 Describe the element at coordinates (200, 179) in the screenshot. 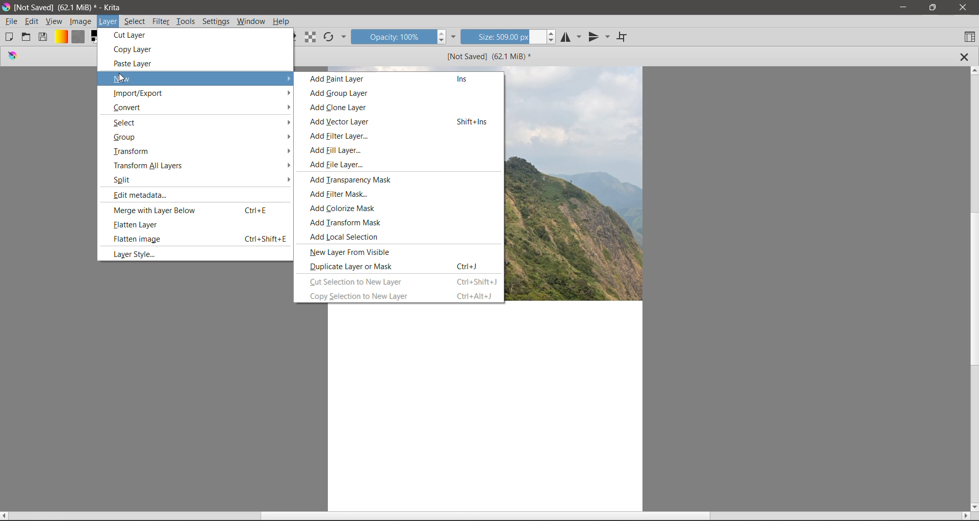

I see `Split` at that location.